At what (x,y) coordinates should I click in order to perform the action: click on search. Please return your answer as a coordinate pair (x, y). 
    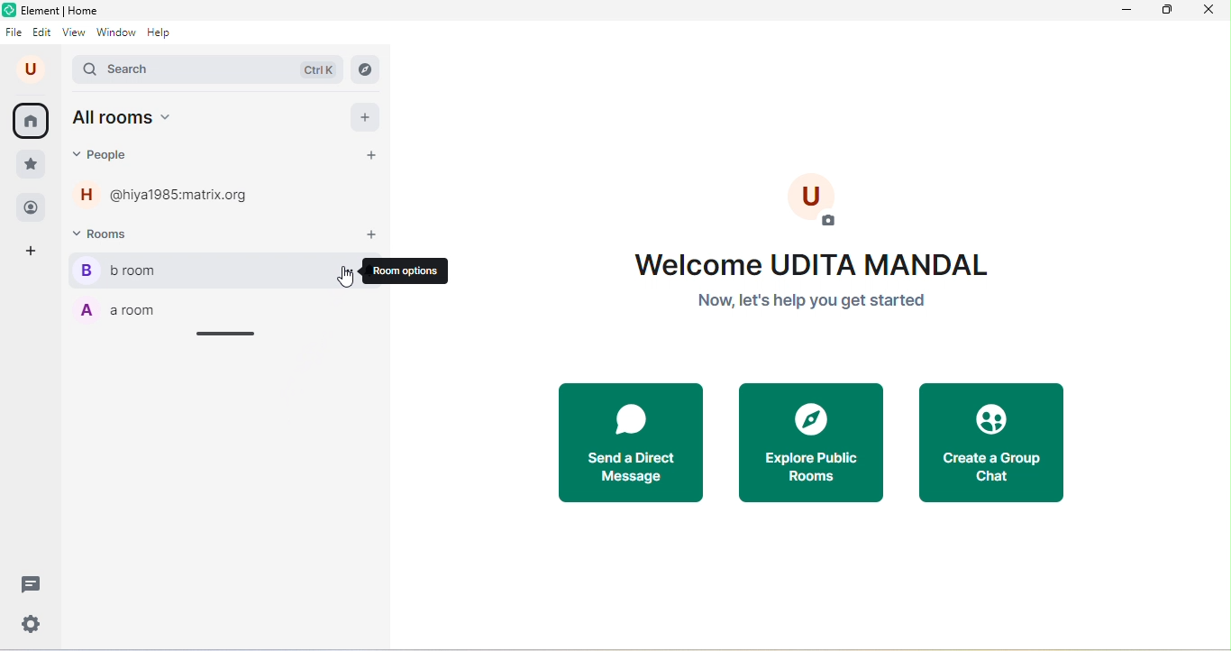
    Looking at the image, I should click on (206, 68).